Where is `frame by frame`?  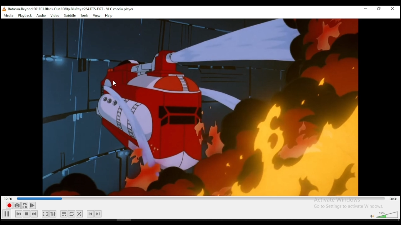
frame by frame is located at coordinates (33, 206).